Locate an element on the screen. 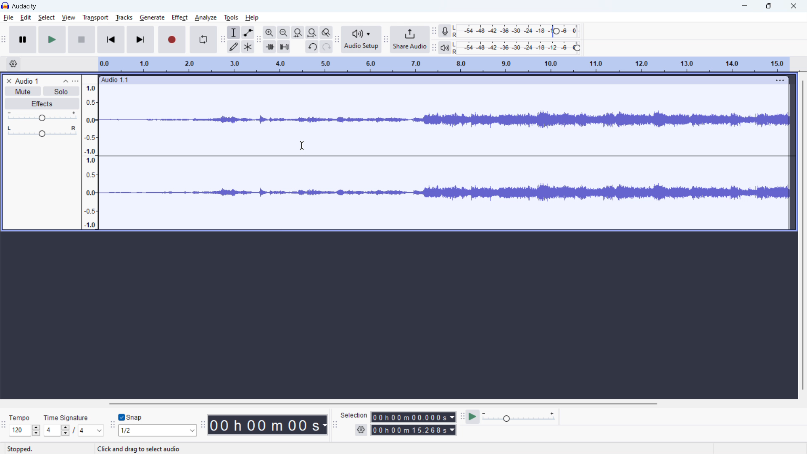 The width and height of the screenshot is (807, 454). time signature toolbar is located at coordinates (4, 425).